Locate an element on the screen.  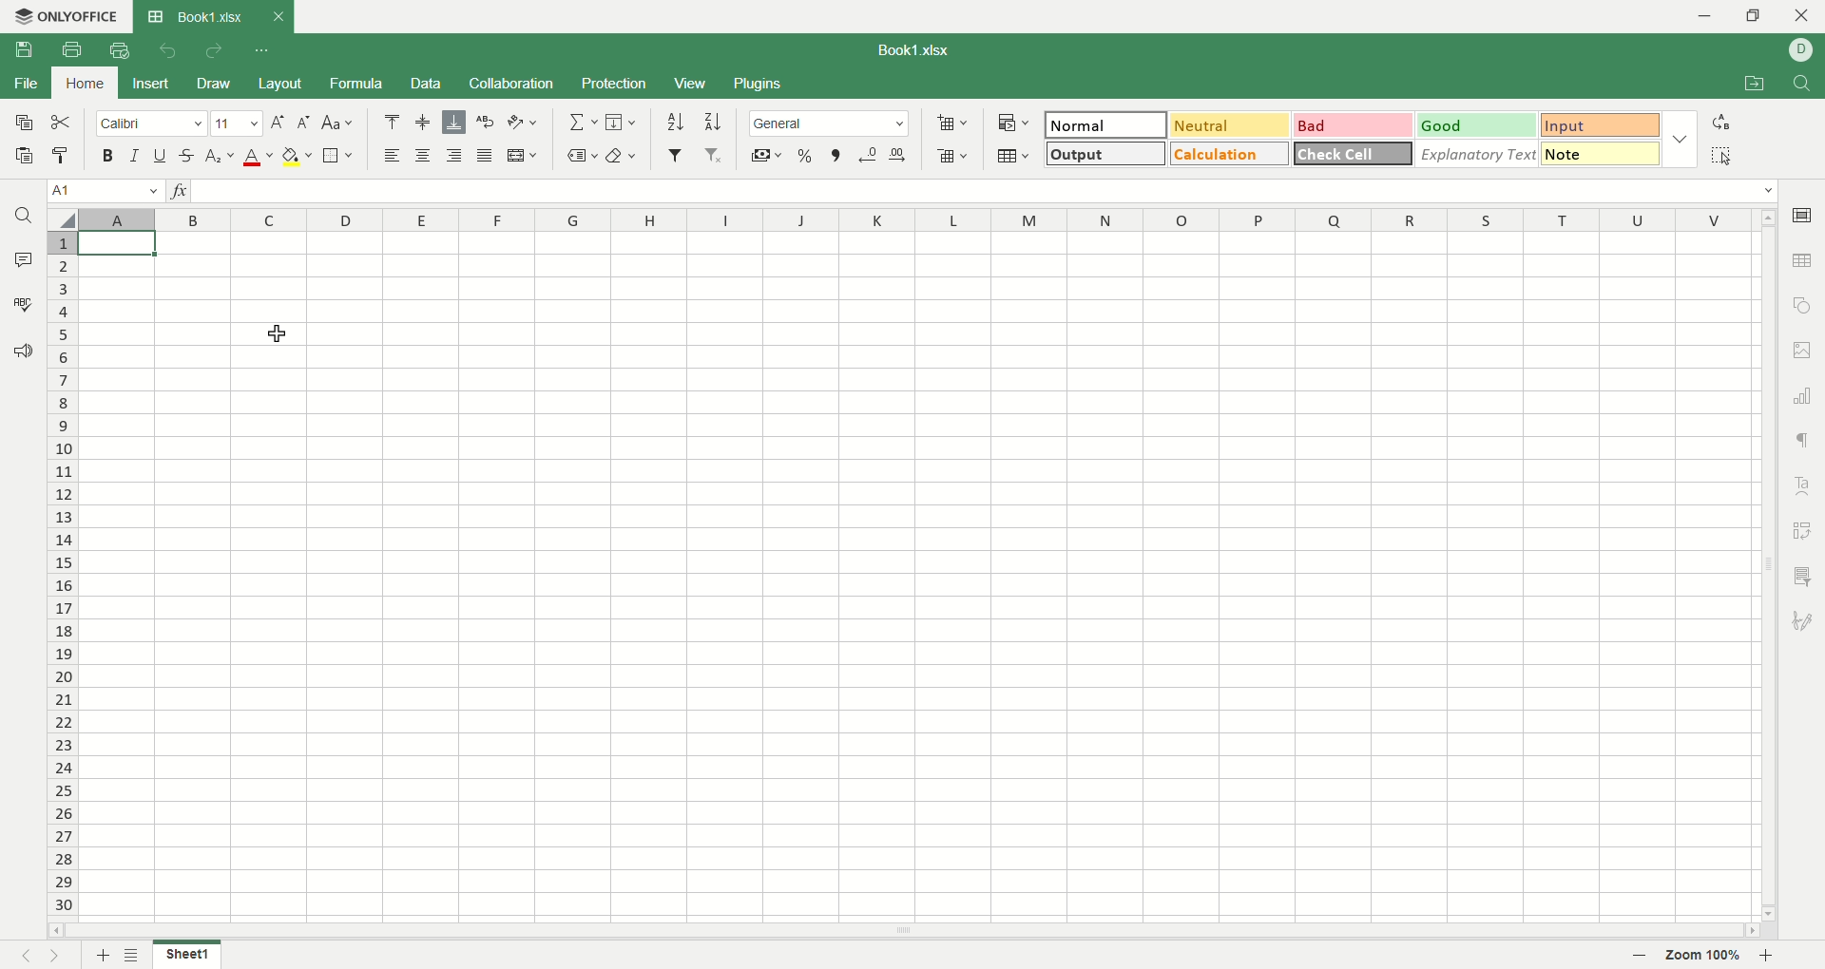
wrap text is located at coordinates (487, 122).